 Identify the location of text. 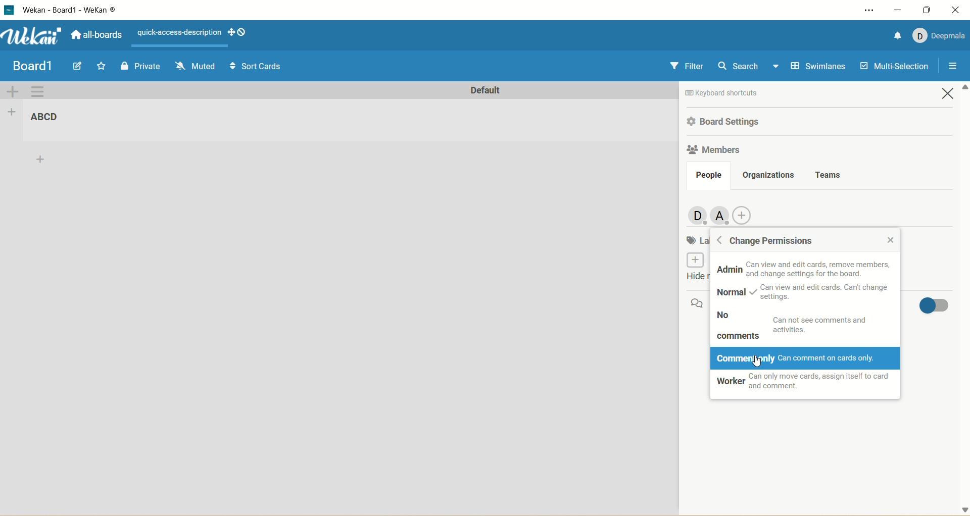
(827, 324).